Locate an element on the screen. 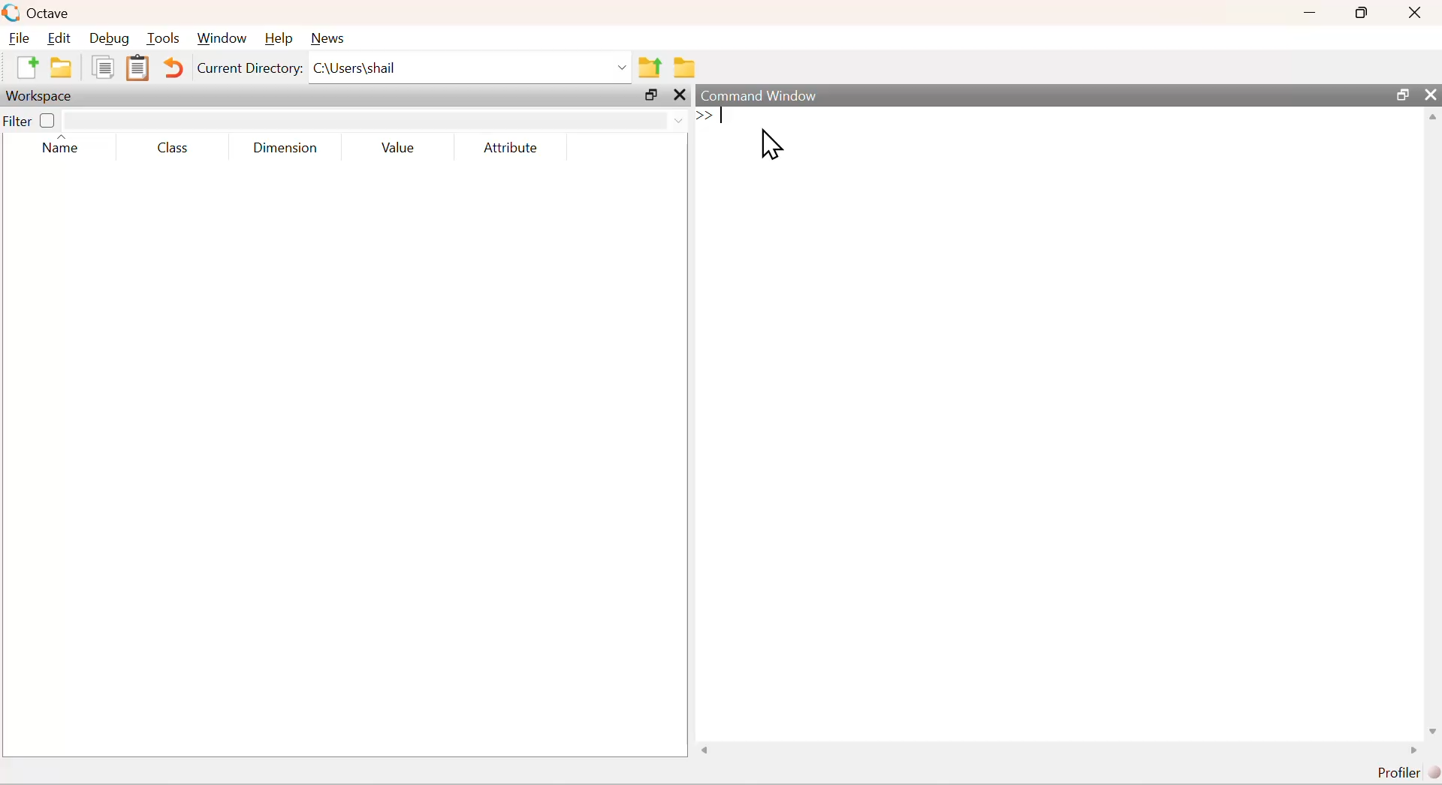 This screenshot has height=785, width=1442. logo is located at coordinates (13, 14).